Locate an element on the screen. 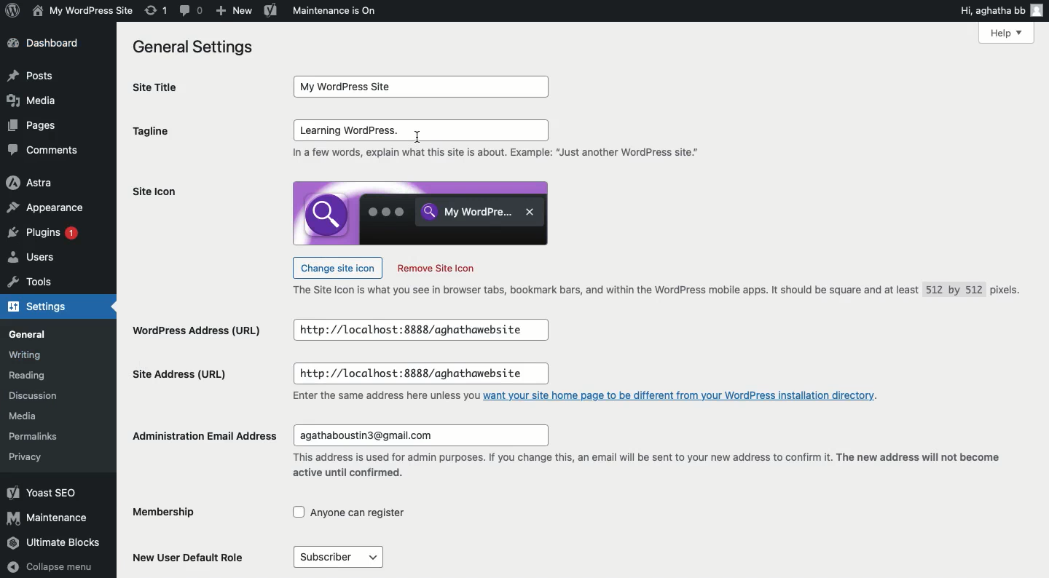 The image size is (1049, 578). Revision is located at coordinates (157, 10).